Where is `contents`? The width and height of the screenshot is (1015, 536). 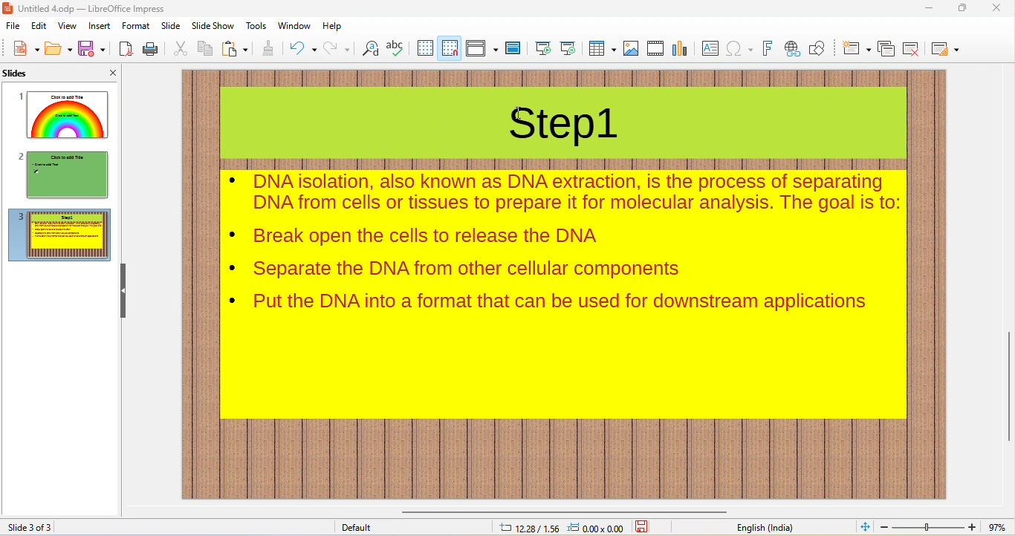
contents is located at coordinates (560, 251).